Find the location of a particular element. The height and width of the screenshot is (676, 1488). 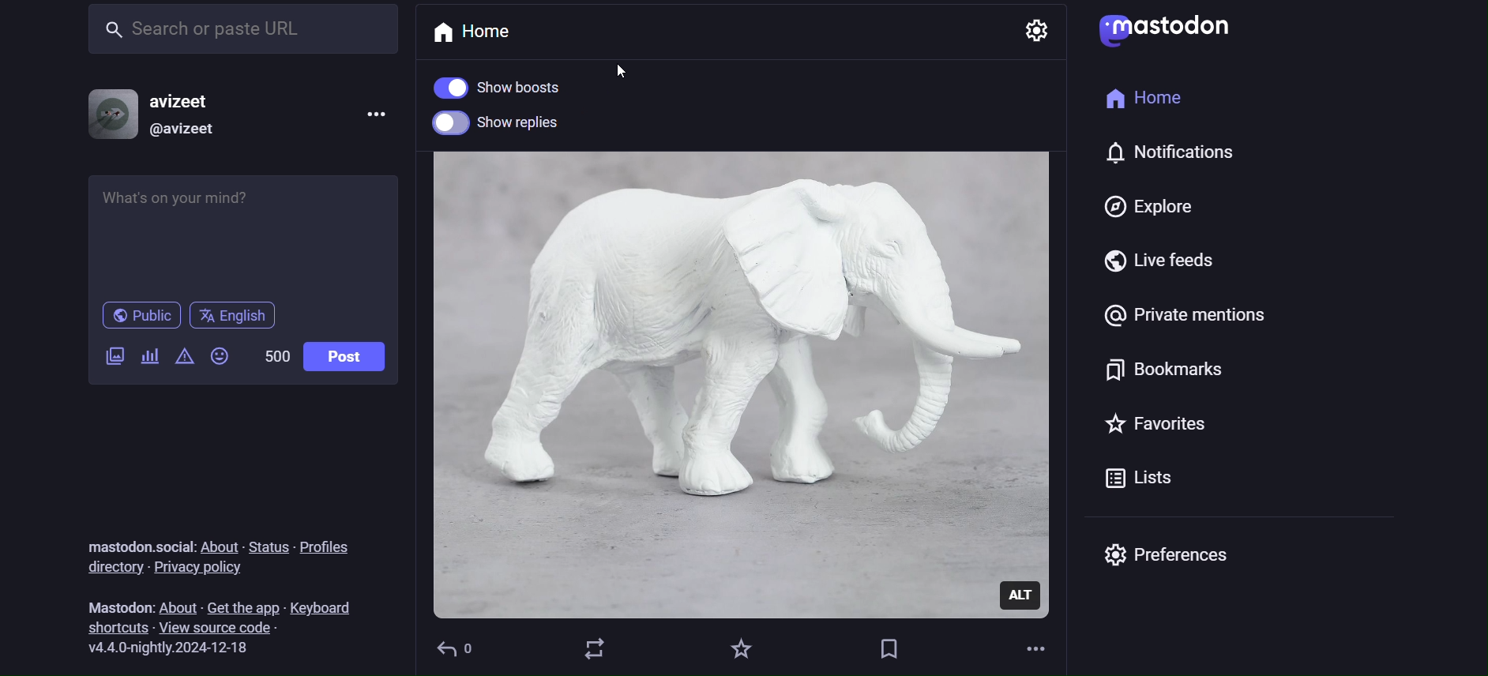

whats on your mind is located at coordinates (241, 235).